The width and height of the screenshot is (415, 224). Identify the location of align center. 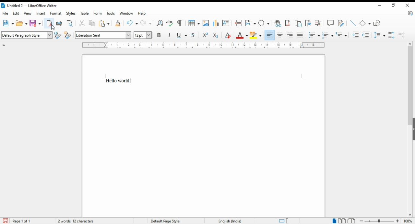
(280, 35).